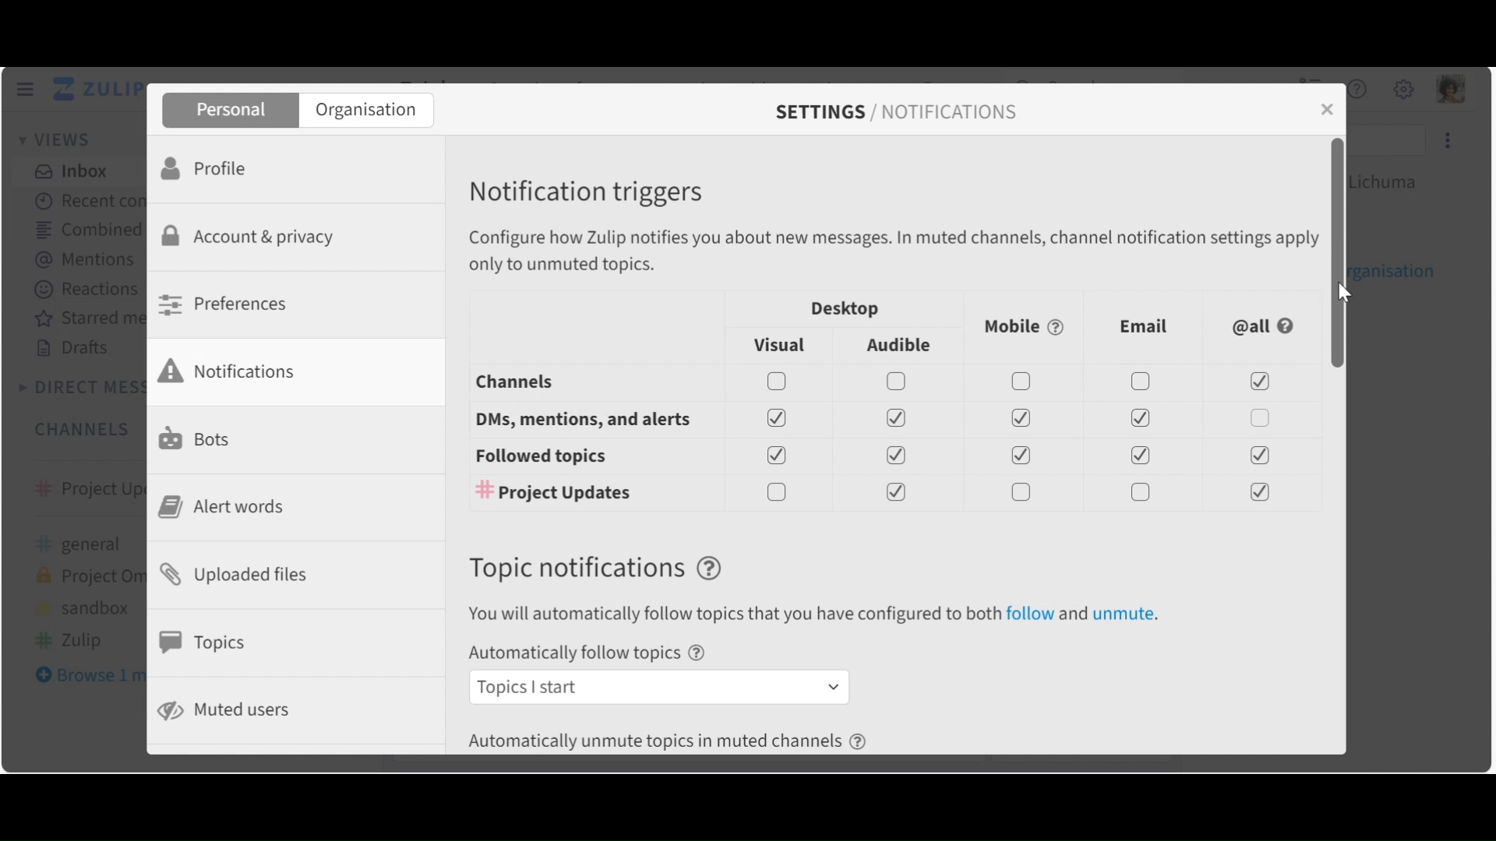 The width and height of the screenshot is (1496, 841). I want to click on Email, so click(1145, 327).